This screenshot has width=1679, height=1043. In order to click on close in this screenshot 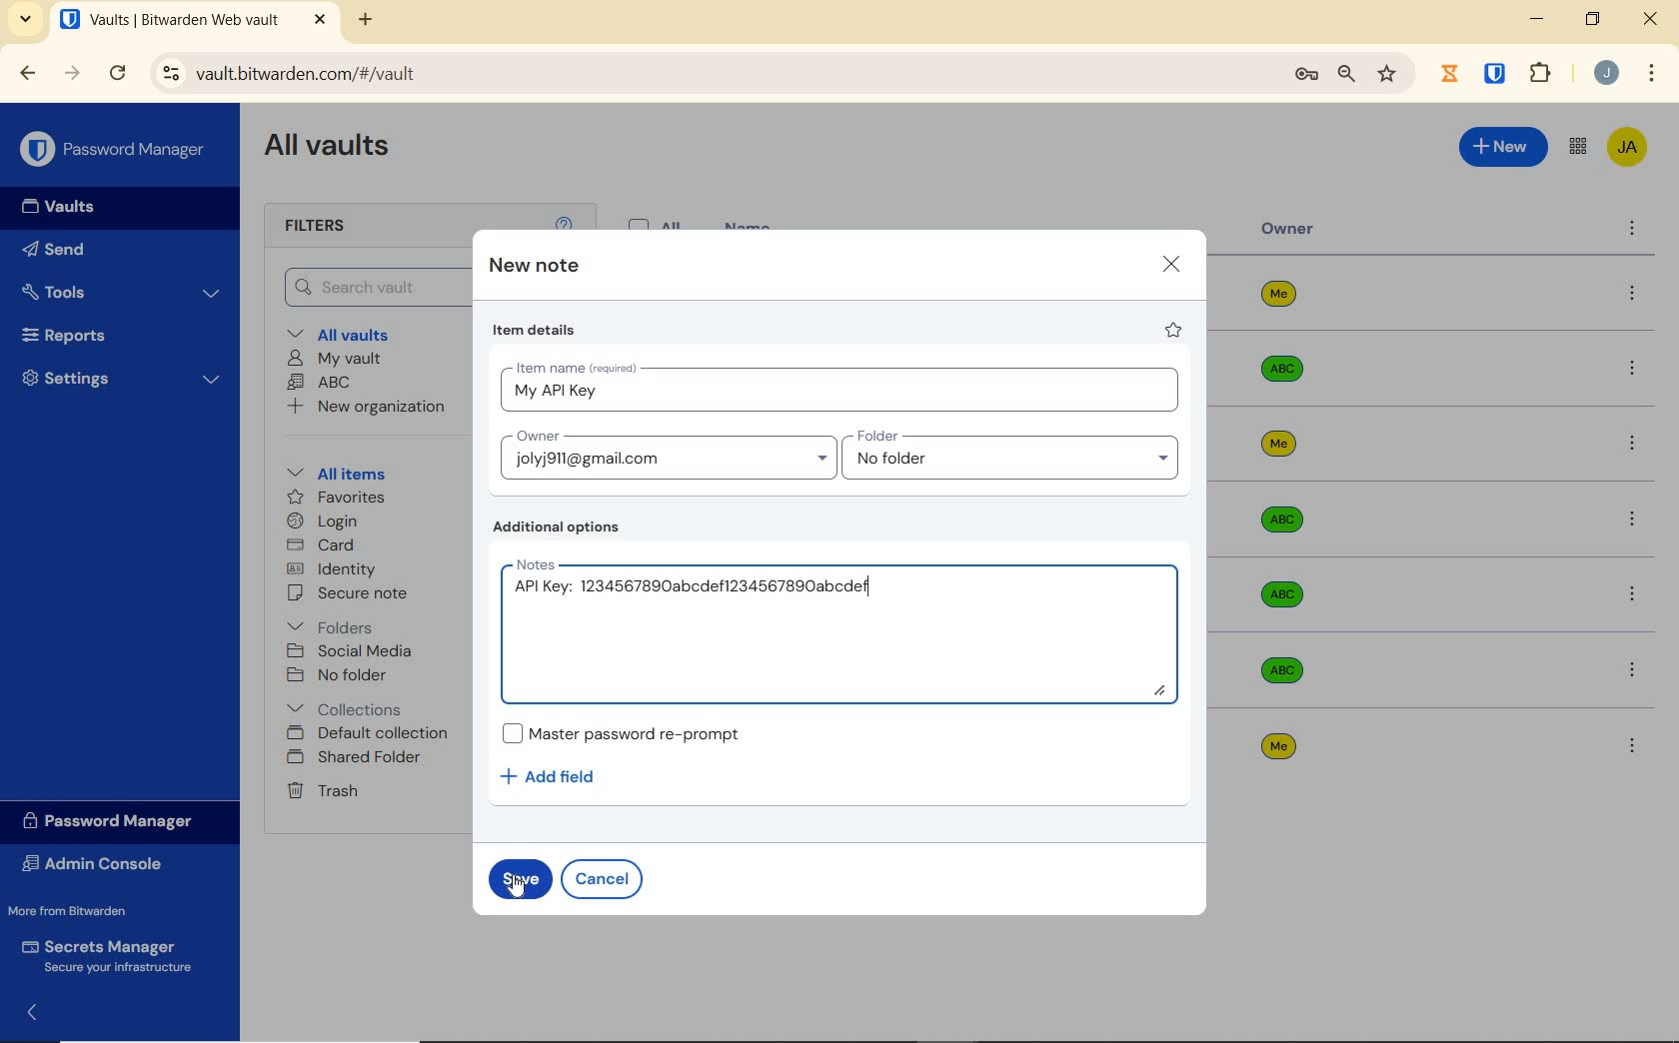, I will do `click(1171, 263)`.